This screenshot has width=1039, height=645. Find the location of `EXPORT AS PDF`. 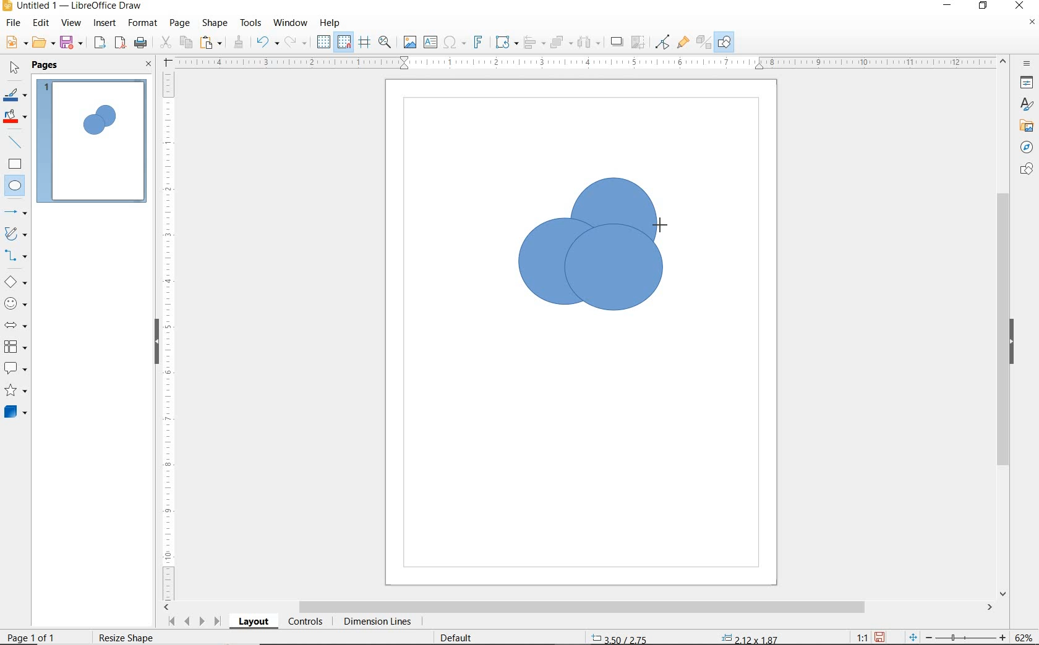

EXPORT AS PDF is located at coordinates (121, 44).